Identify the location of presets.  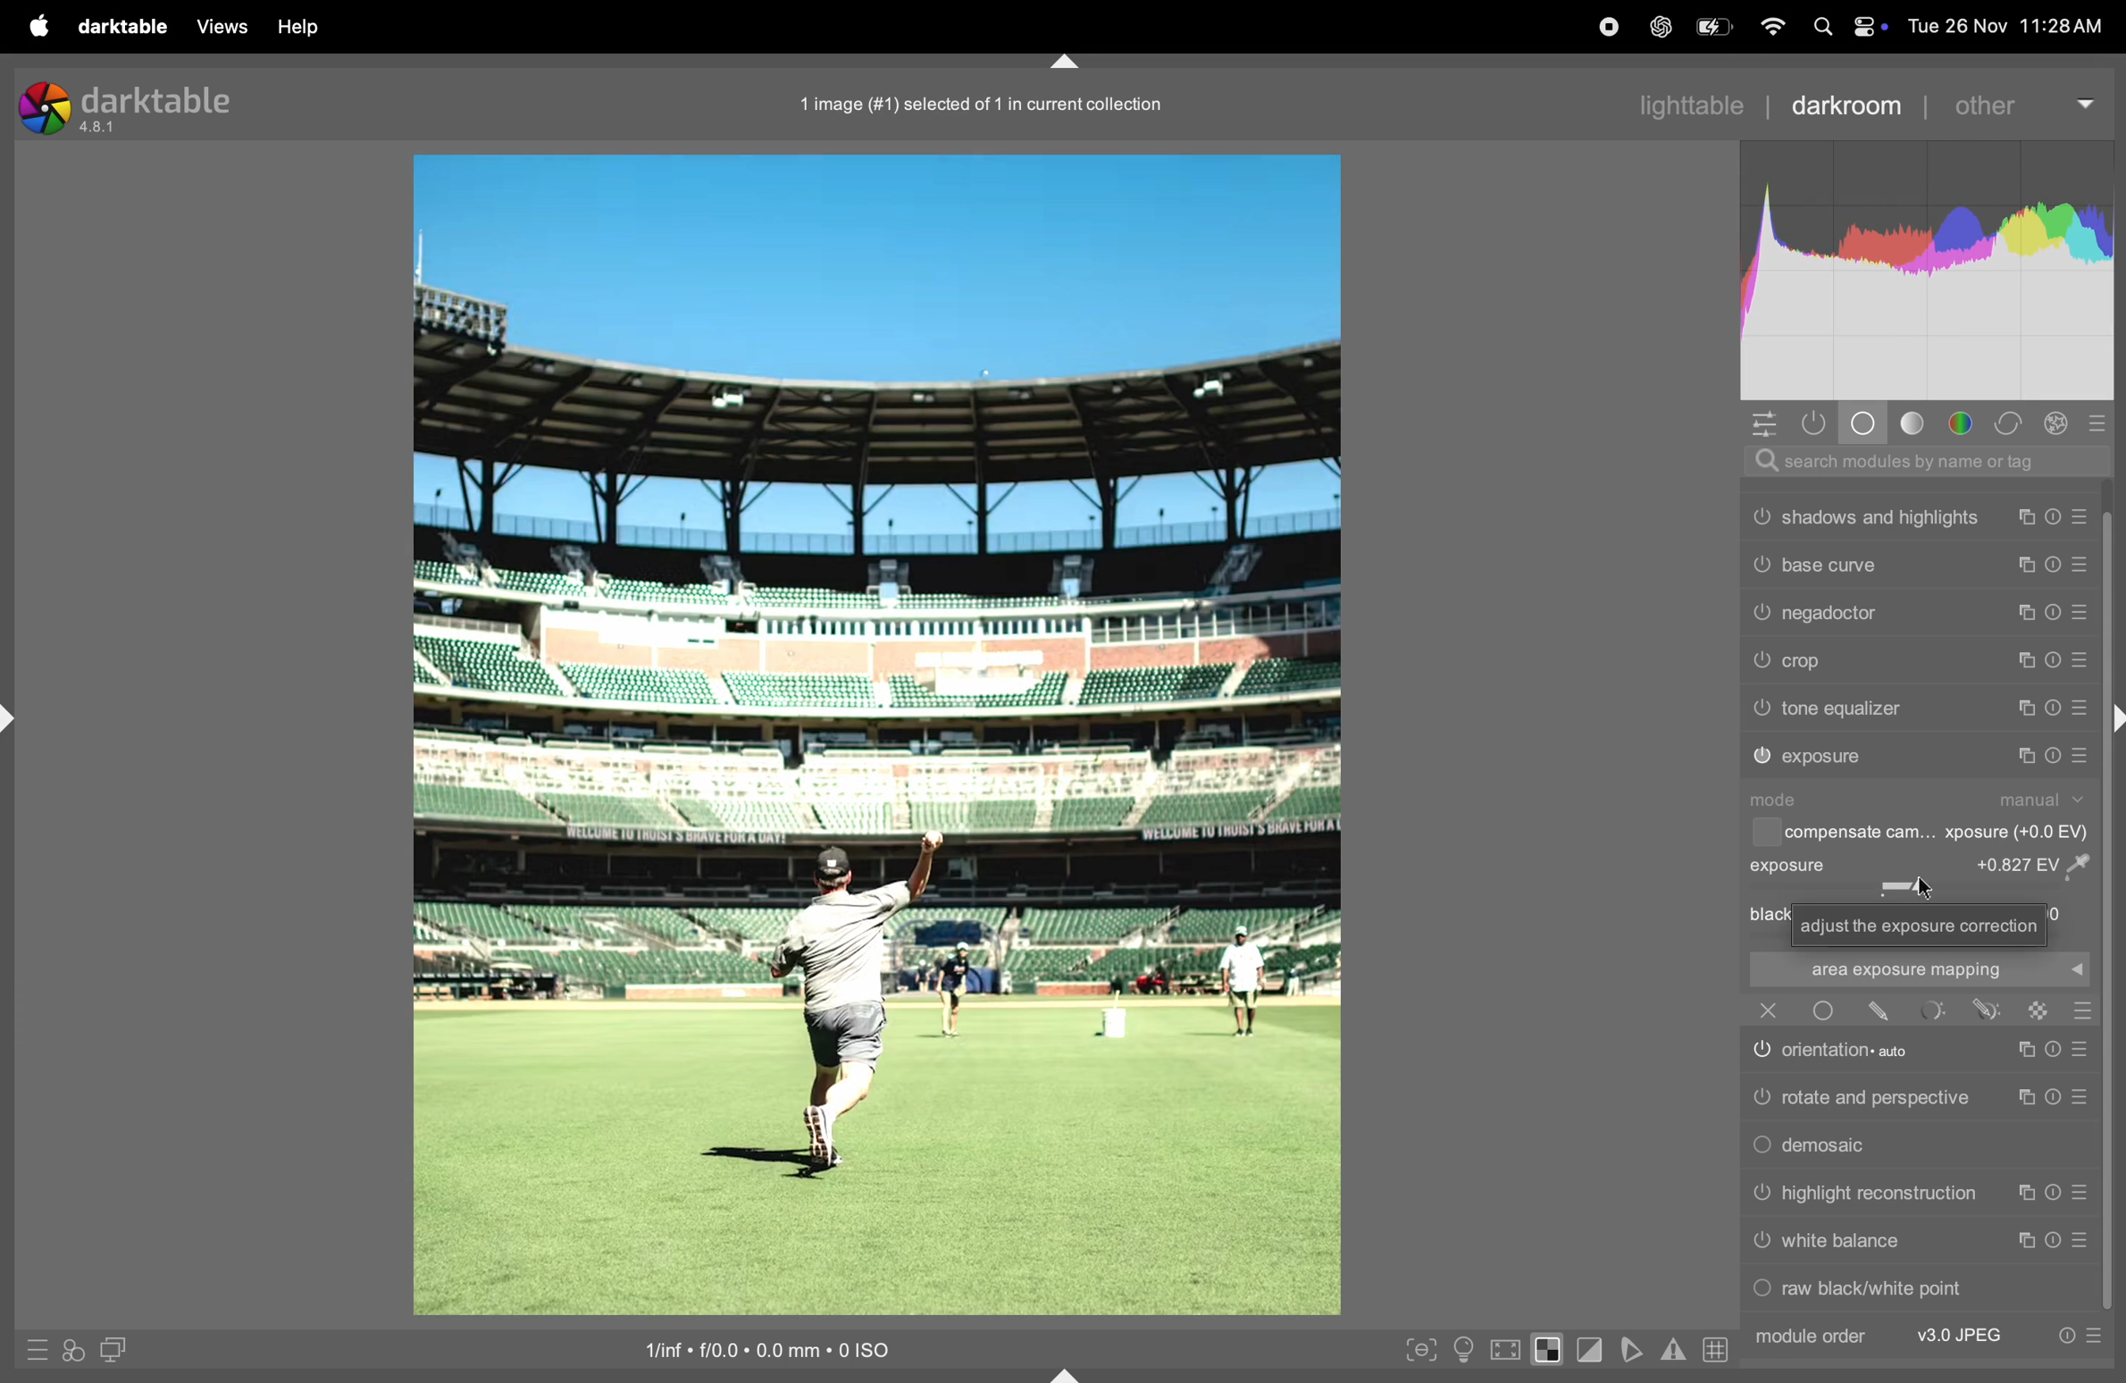
(2101, 422).